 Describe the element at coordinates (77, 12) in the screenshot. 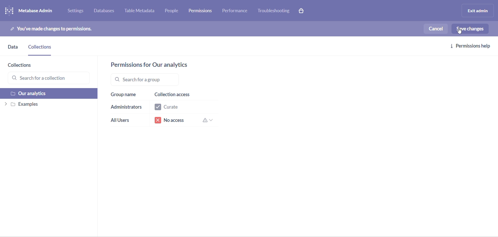

I see `settings` at that location.